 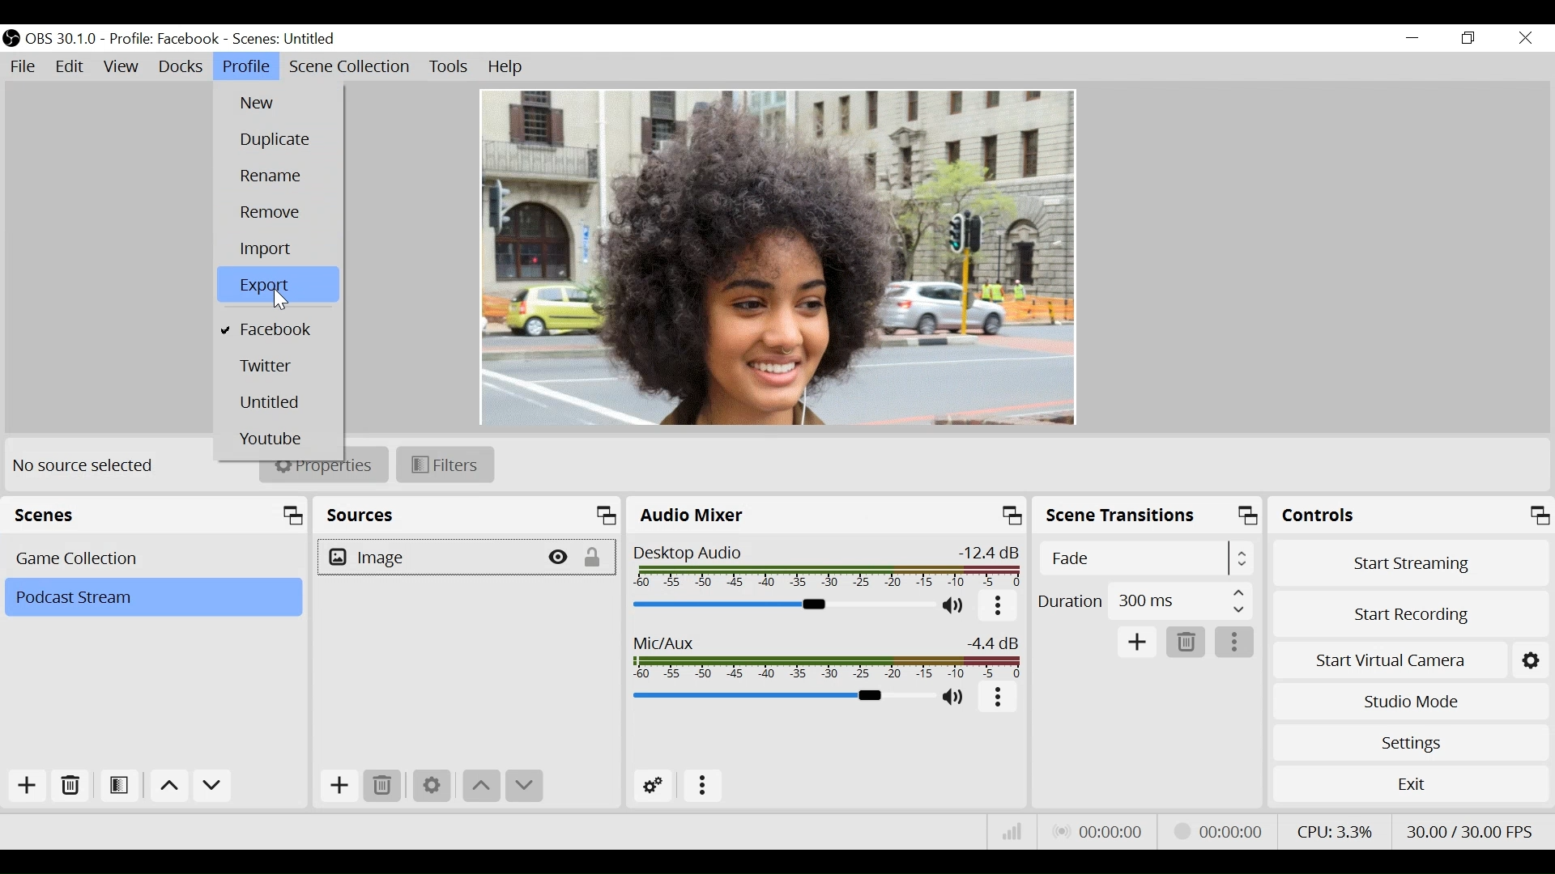 I want to click on Facebook, so click(x=274, y=332).